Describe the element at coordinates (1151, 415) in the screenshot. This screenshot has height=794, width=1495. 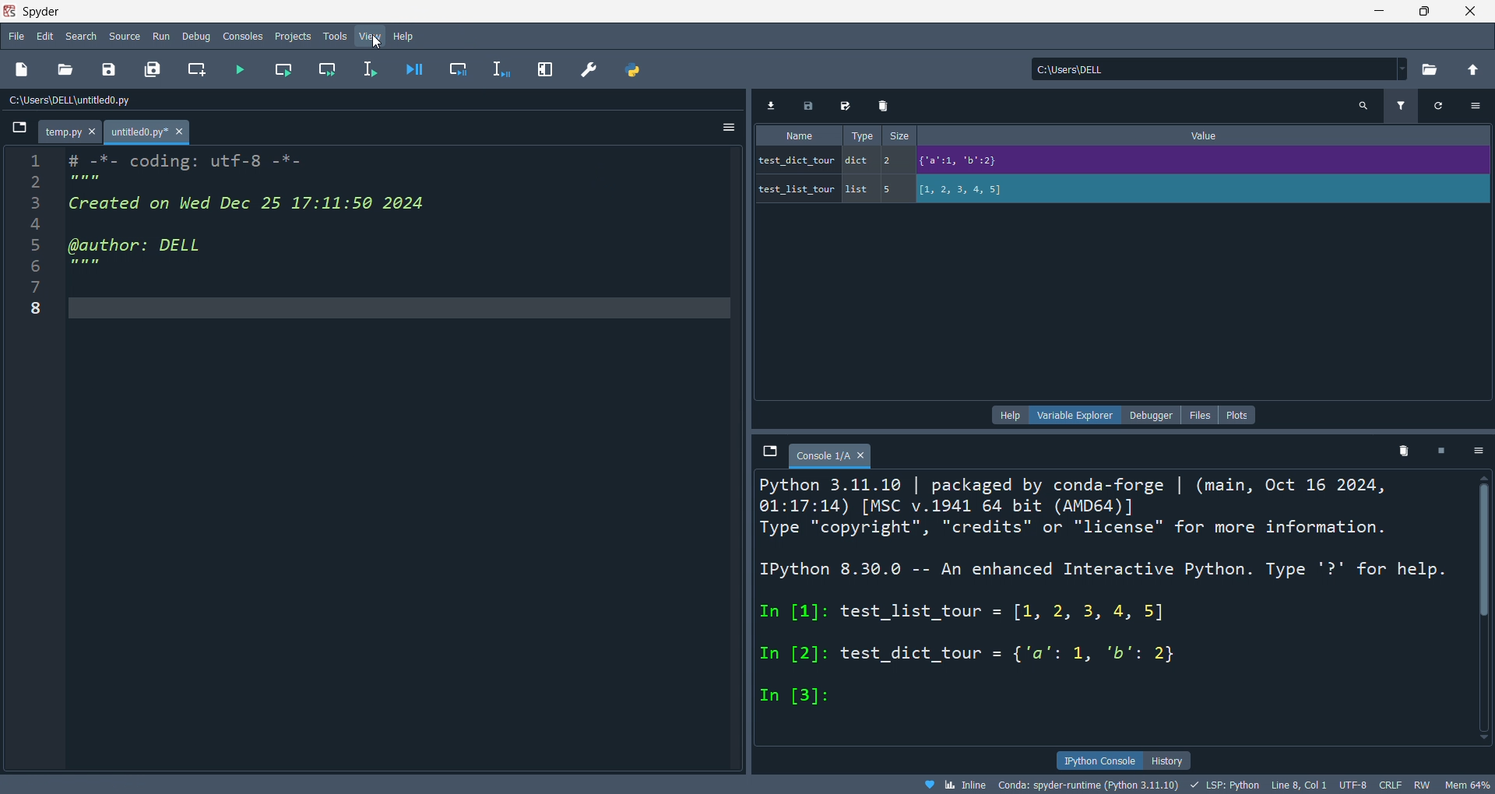
I see `debugger` at that location.